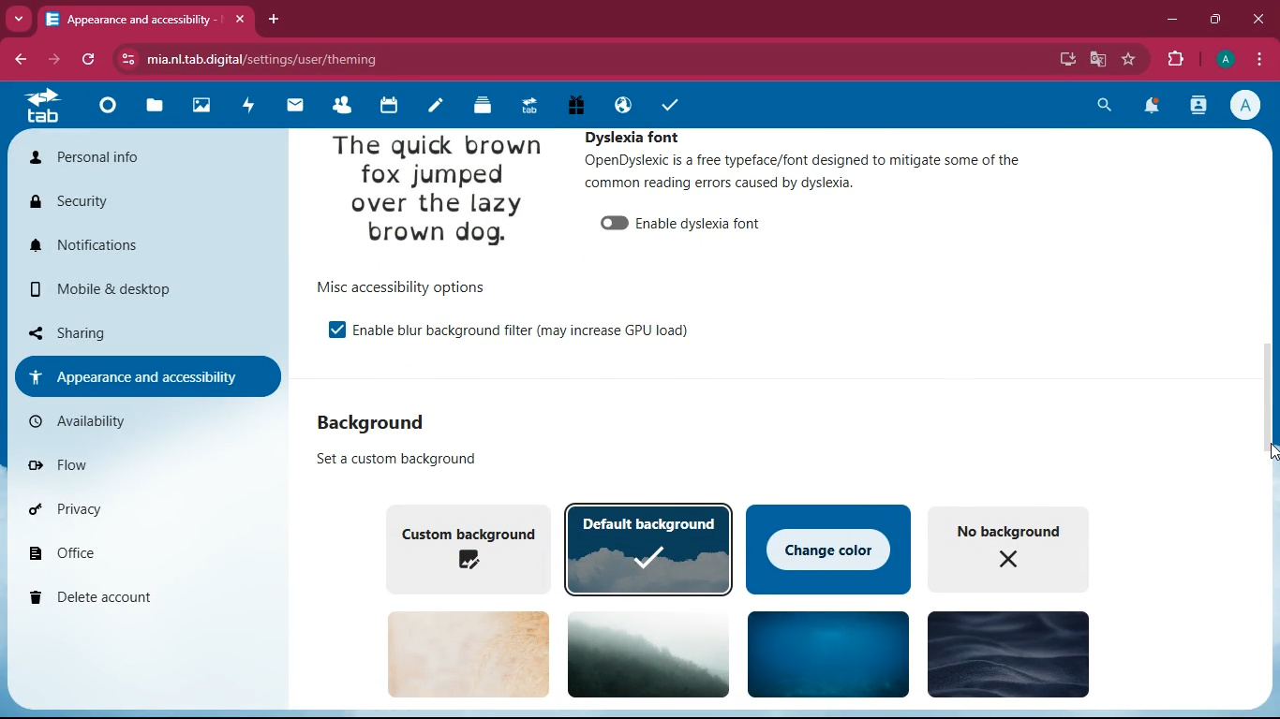  Describe the element at coordinates (112, 462) in the screenshot. I see `flow` at that location.